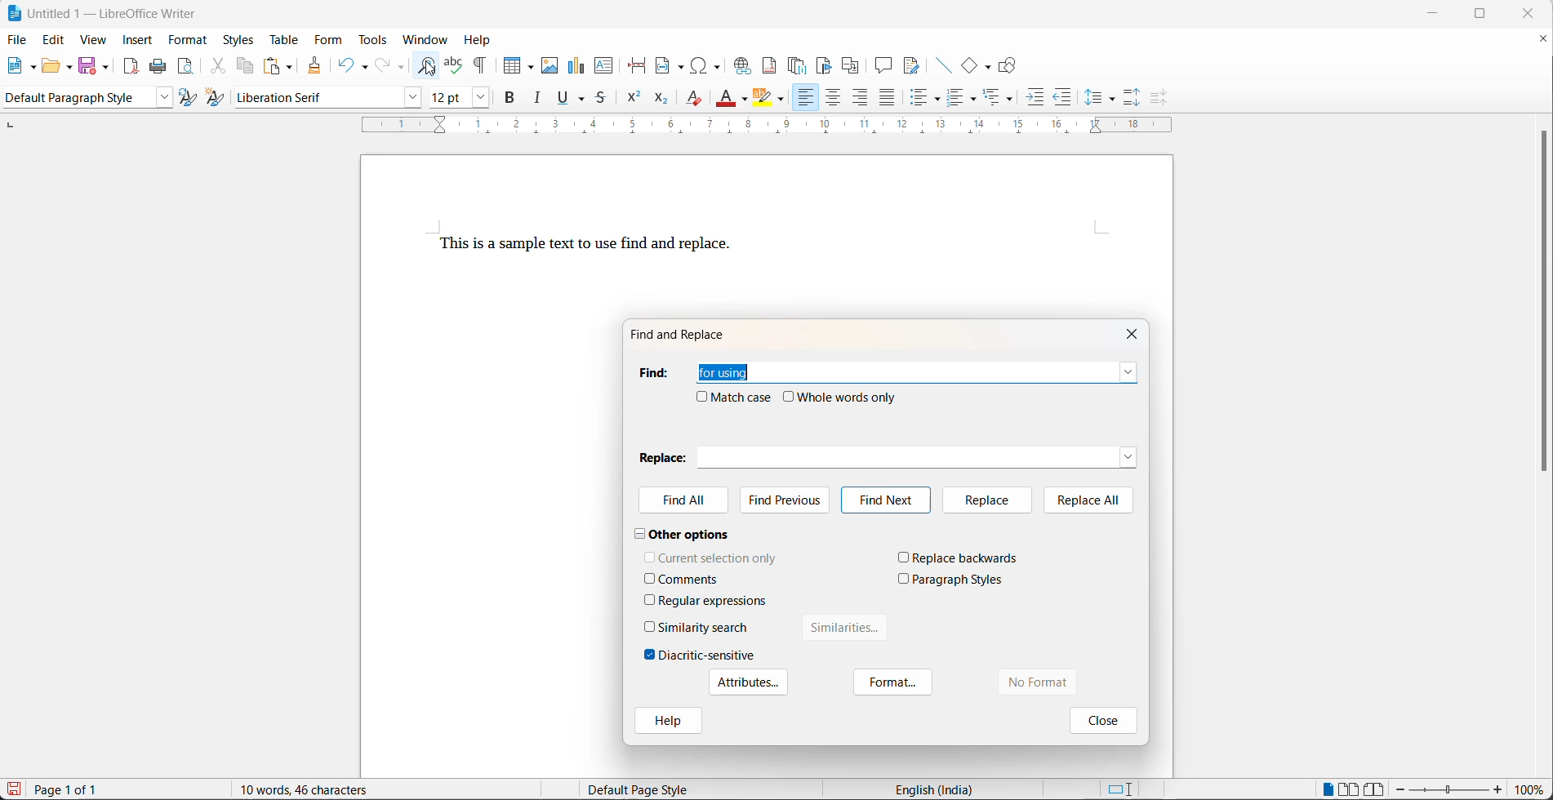 The image size is (1553, 800). Describe the element at coordinates (273, 65) in the screenshot. I see `paste` at that location.